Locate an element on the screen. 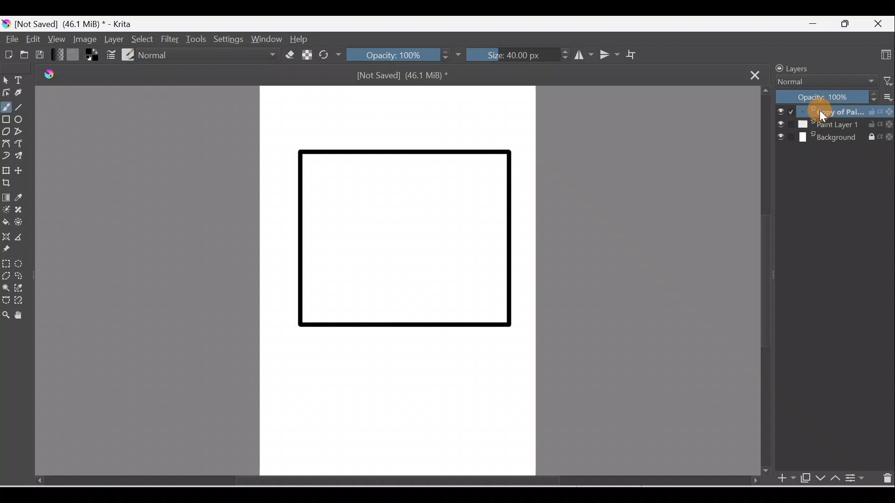 This screenshot has width=895, height=503. Move layer/mask down is located at coordinates (820, 479).